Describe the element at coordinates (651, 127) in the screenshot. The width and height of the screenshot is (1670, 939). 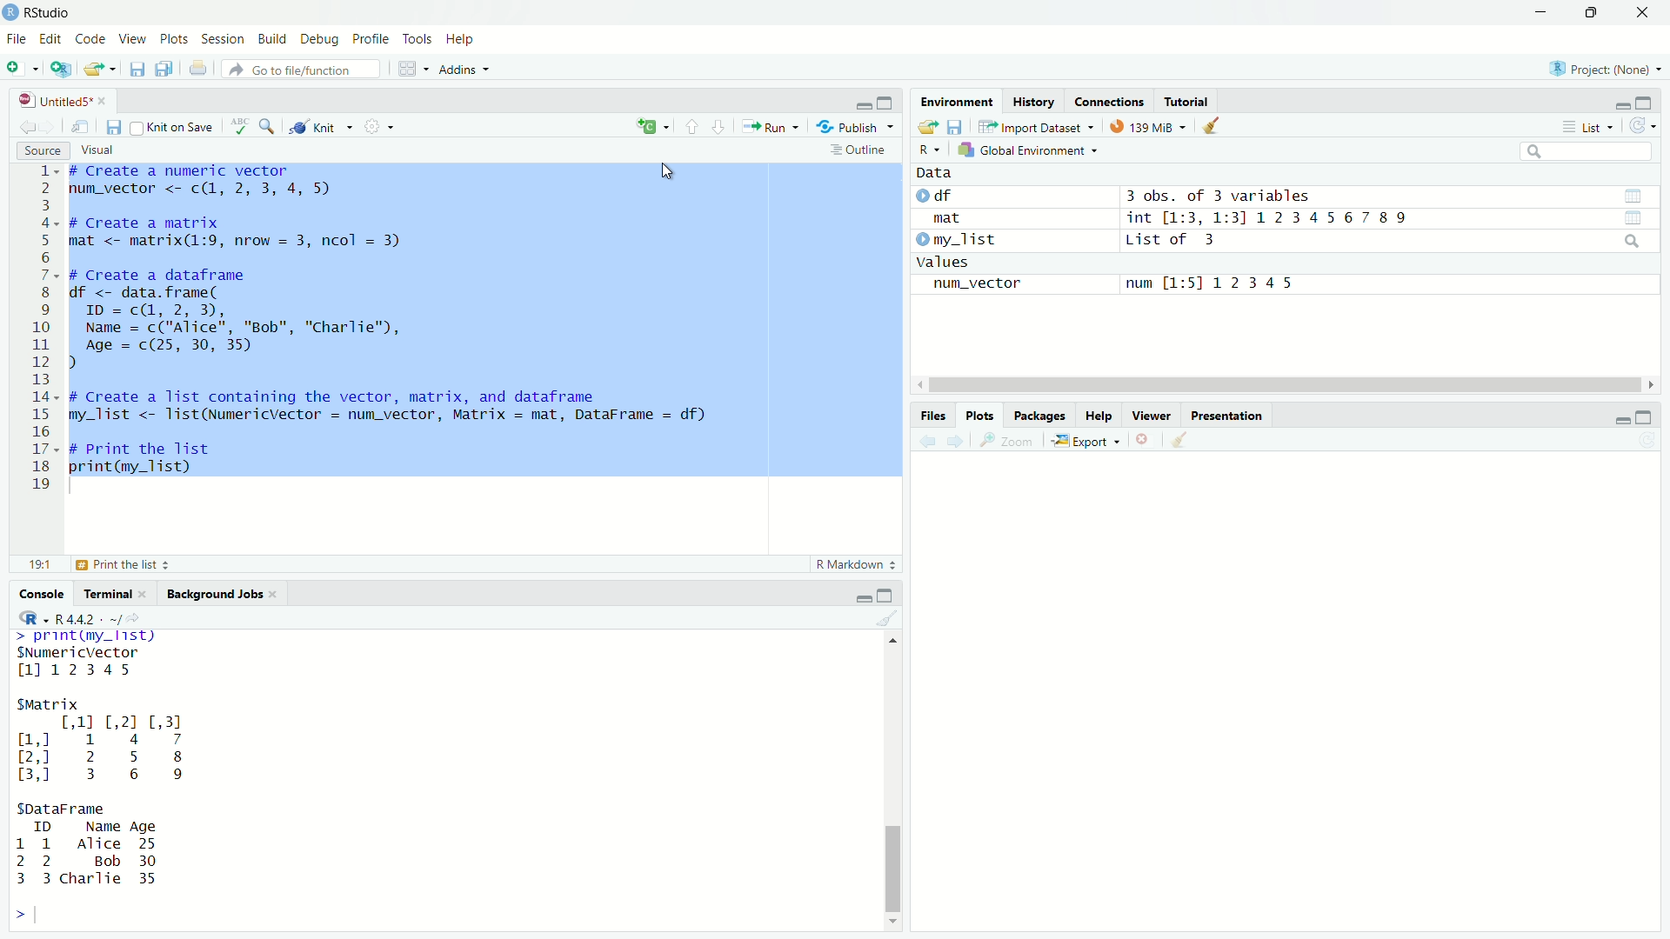
I see `add` at that location.